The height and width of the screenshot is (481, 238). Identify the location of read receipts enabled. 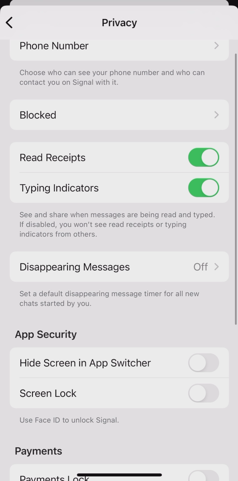
(118, 158).